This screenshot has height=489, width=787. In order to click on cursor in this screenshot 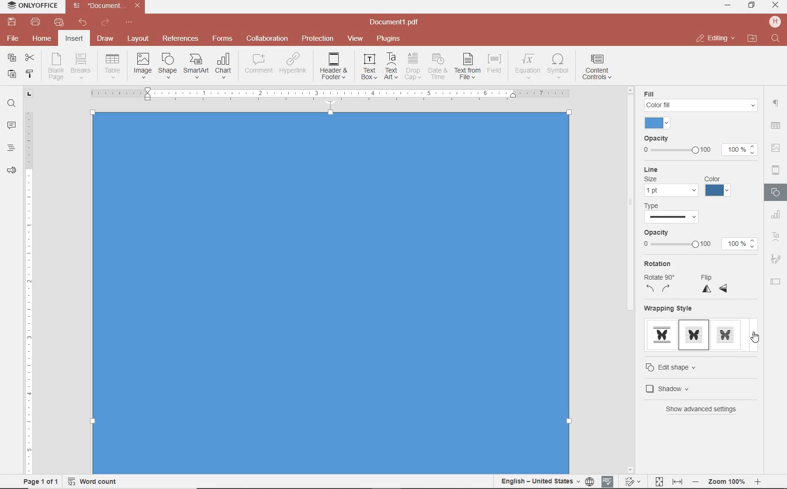, I will do `click(755, 339)`.